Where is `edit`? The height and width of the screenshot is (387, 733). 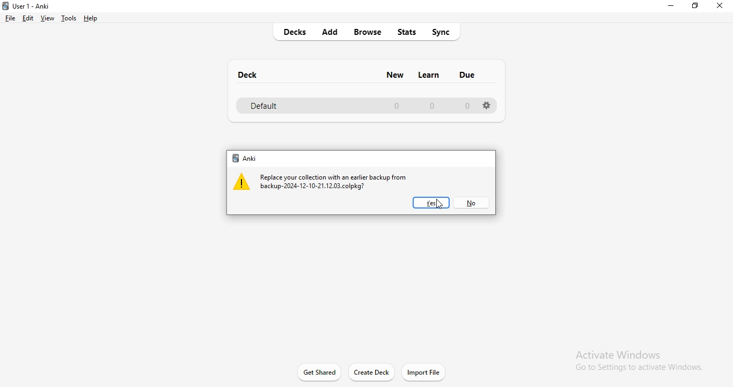
edit is located at coordinates (28, 18).